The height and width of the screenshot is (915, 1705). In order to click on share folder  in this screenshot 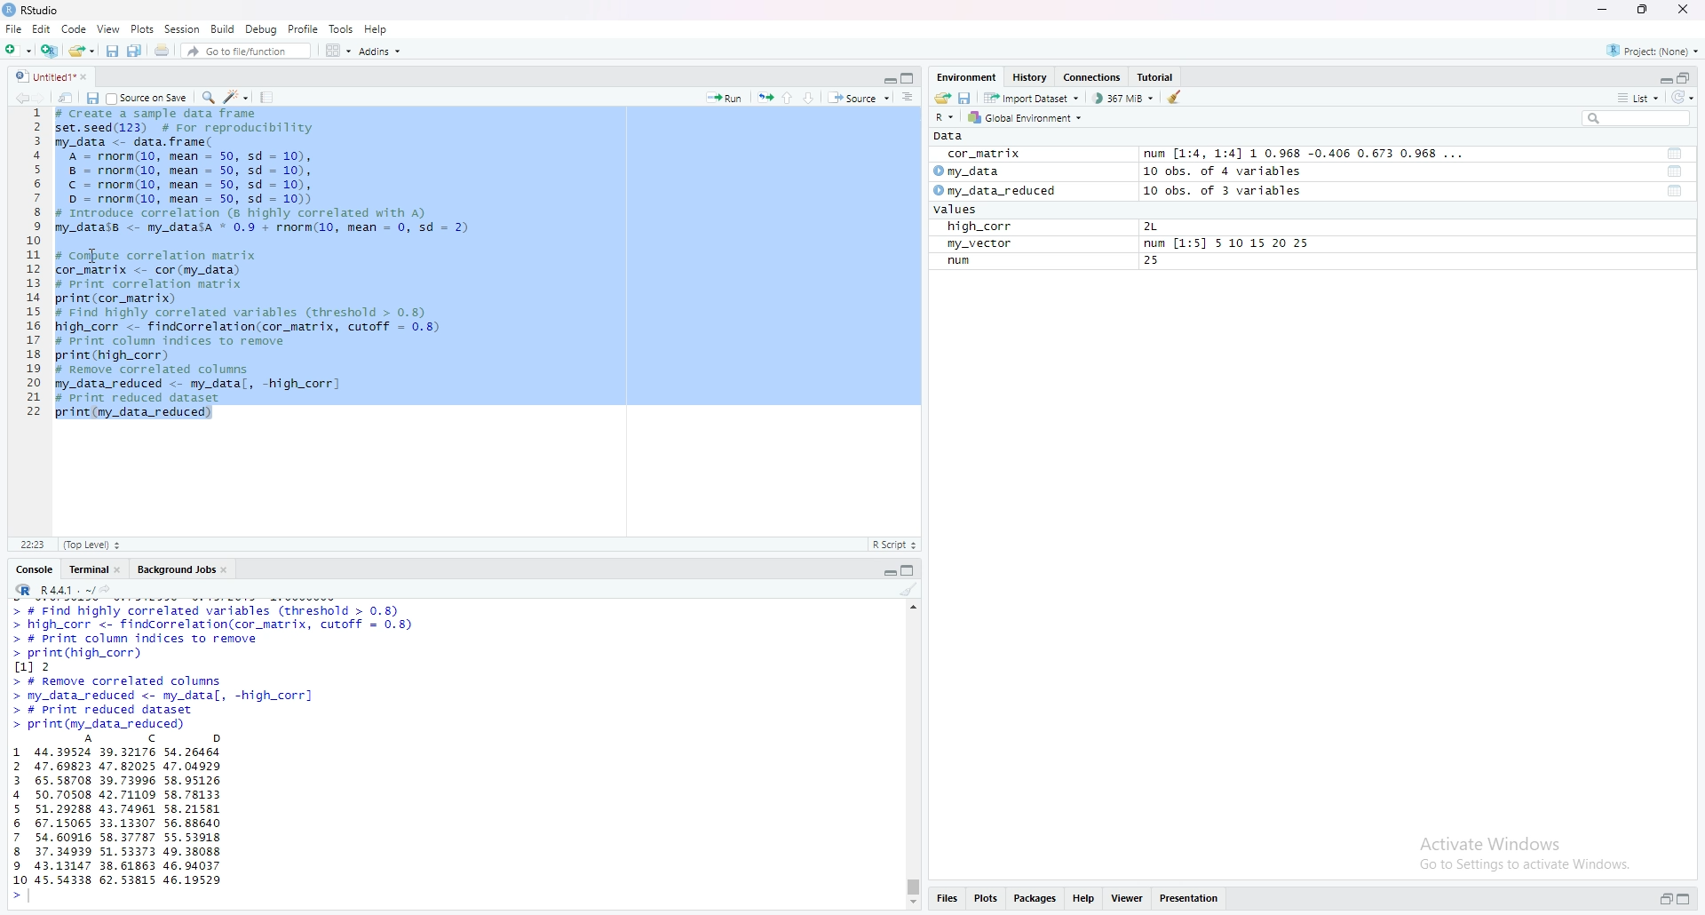, I will do `click(83, 51)`.